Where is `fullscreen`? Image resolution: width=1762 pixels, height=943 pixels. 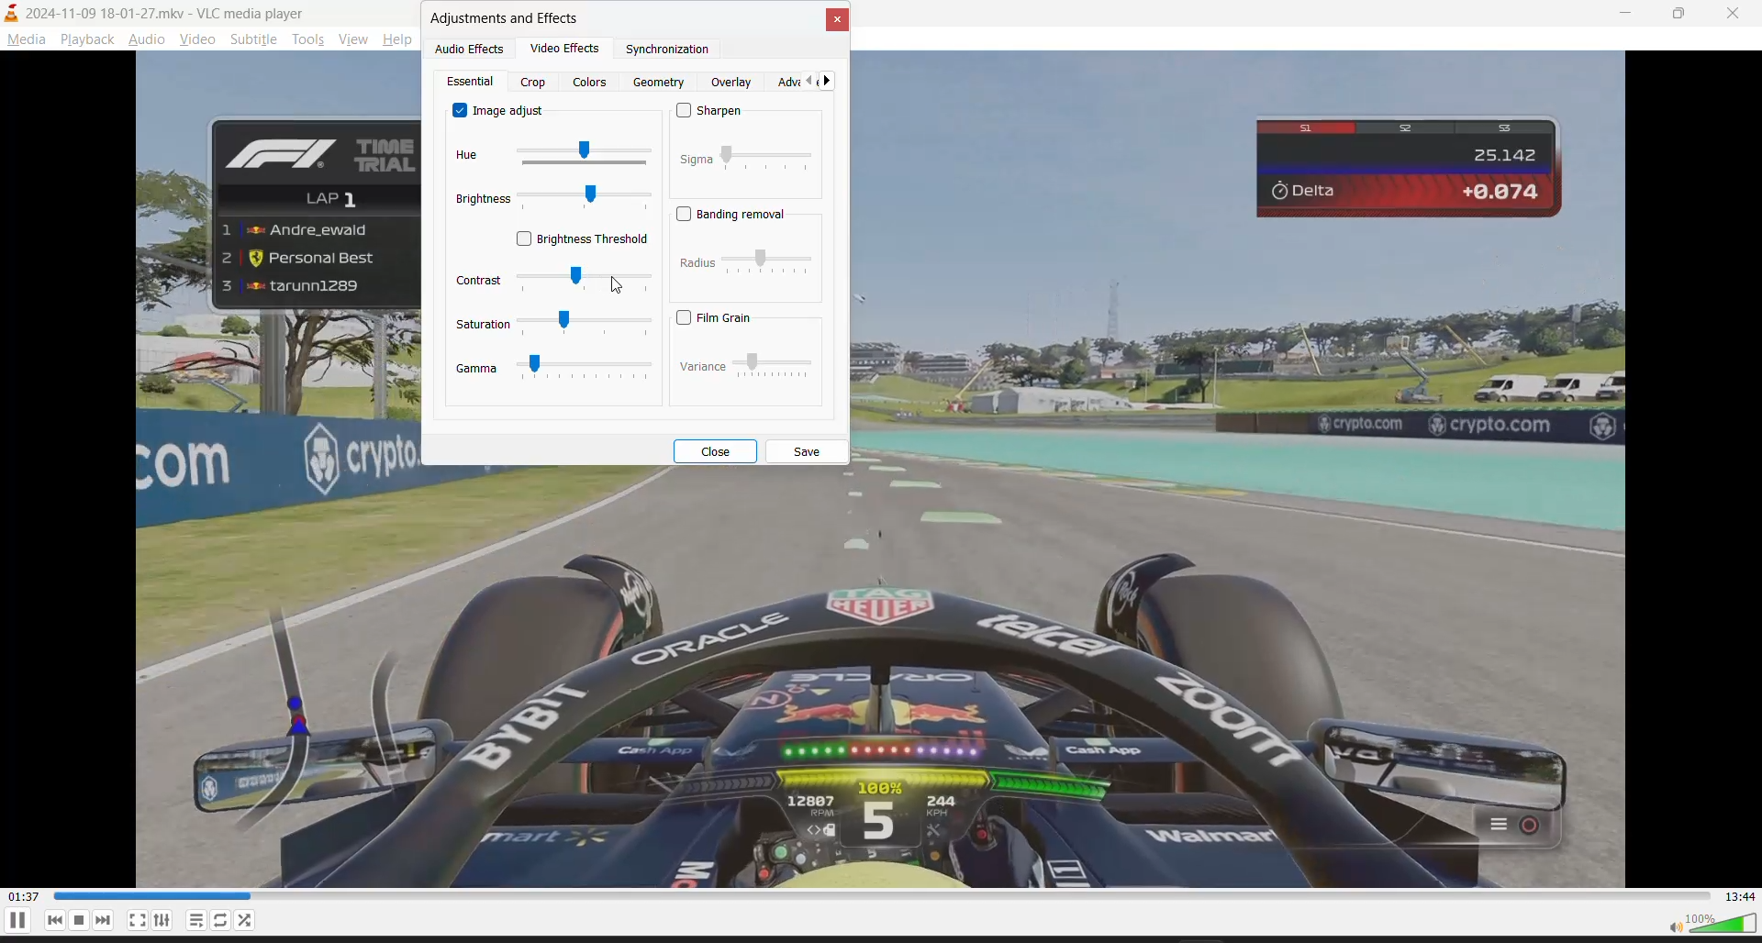
fullscreen is located at coordinates (137, 921).